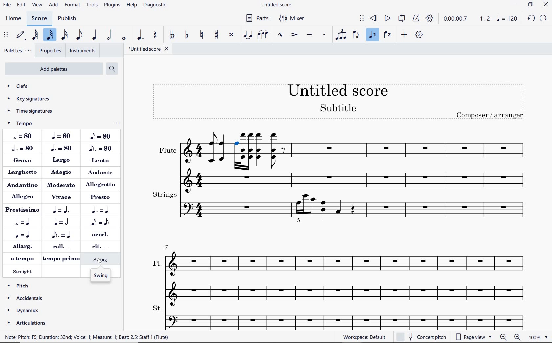 This screenshot has height=343, width=552. Describe the element at coordinates (99, 262) in the screenshot. I see `cursor` at that location.